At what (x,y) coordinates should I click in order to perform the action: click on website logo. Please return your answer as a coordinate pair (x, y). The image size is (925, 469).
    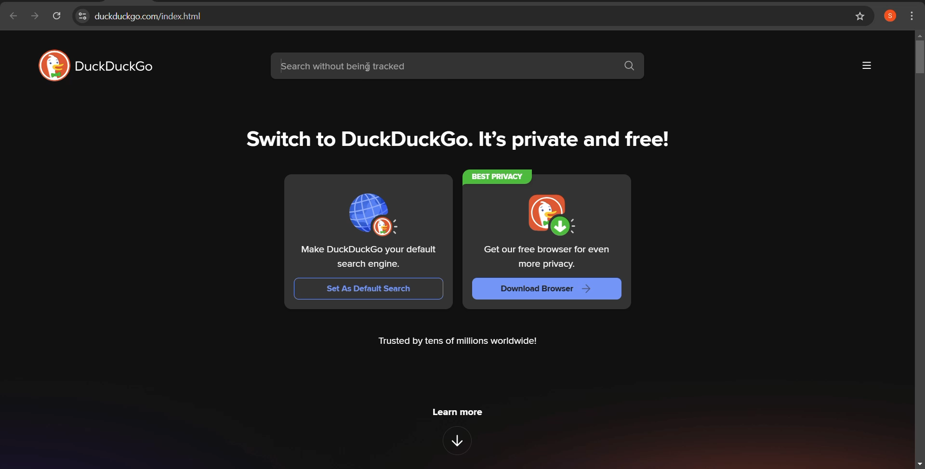
    Looking at the image, I should click on (99, 65).